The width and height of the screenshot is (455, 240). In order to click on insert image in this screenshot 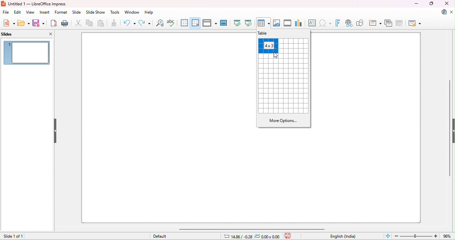, I will do `click(277, 23)`.